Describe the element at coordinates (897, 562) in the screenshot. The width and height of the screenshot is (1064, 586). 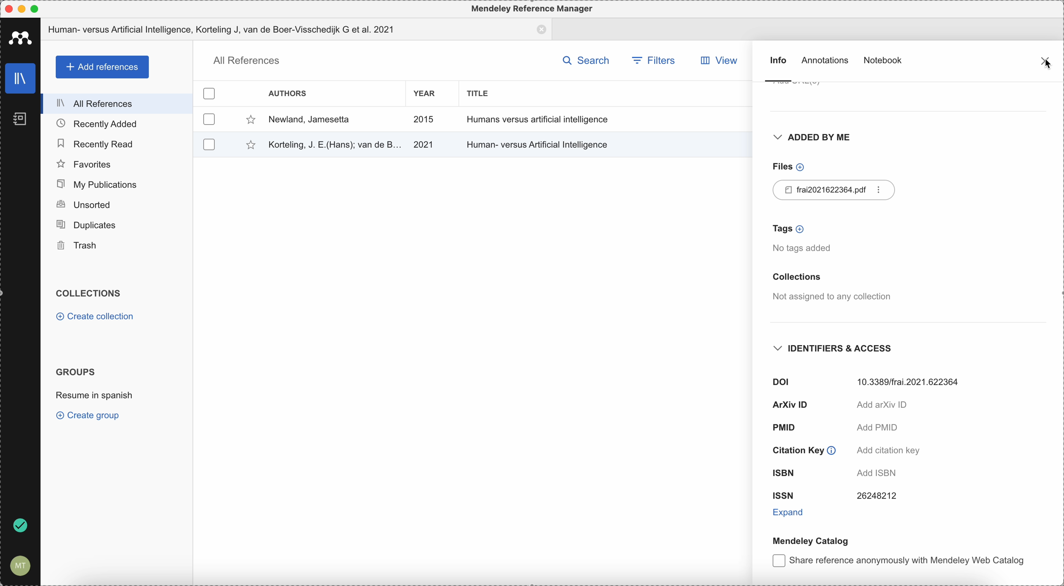
I see `Share reference anonymously with Mendeley Web Catalog` at that location.